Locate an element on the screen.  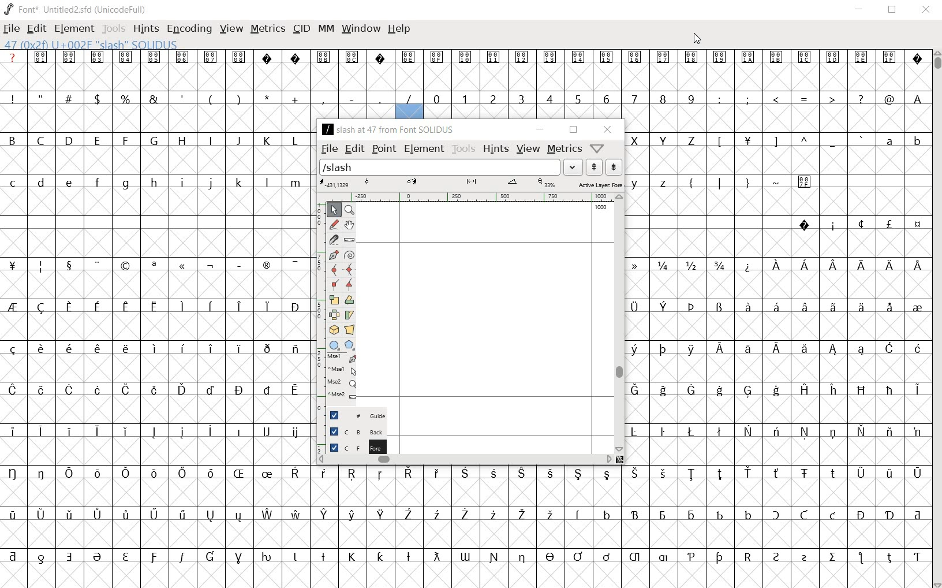
element is located at coordinates (423, 148).